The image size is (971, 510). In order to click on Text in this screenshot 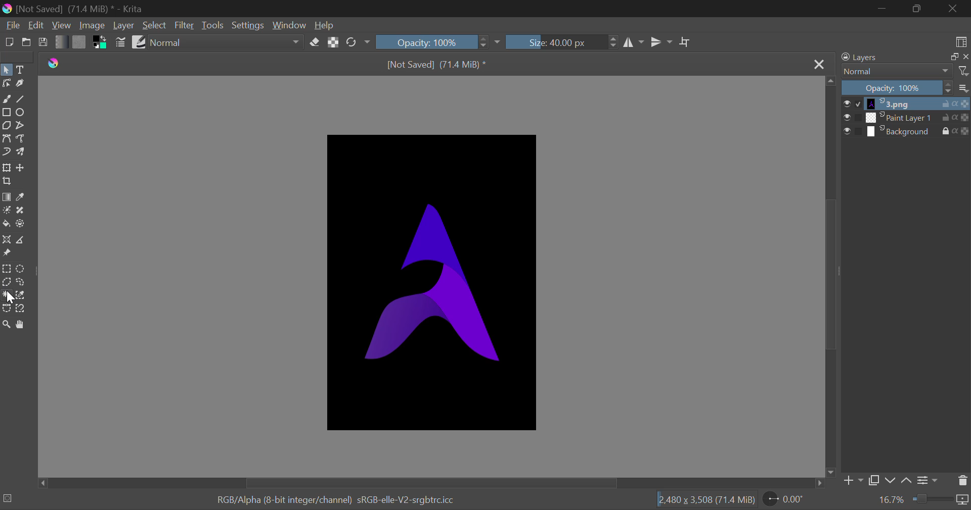, I will do `click(21, 70)`.